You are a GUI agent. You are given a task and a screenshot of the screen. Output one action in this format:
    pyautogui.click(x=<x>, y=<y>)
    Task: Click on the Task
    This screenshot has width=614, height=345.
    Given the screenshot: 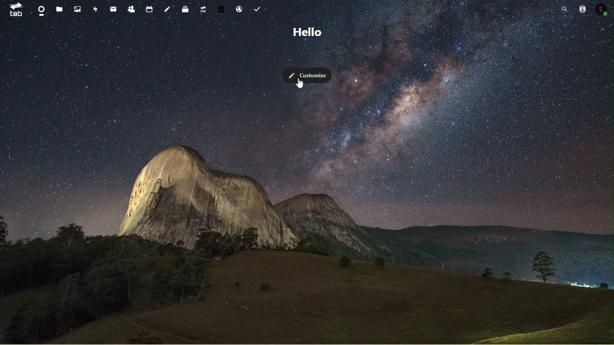 What is the action you would take?
    pyautogui.click(x=257, y=8)
    